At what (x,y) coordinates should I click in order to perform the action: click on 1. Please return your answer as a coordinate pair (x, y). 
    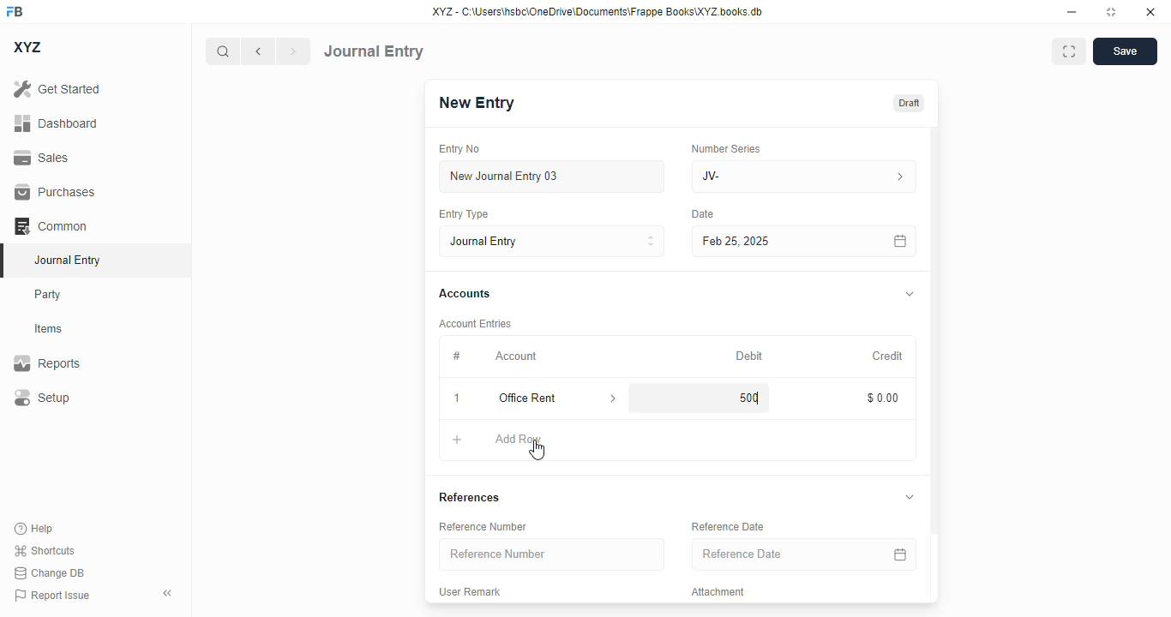
    Looking at the image, I should click on (457, 398).